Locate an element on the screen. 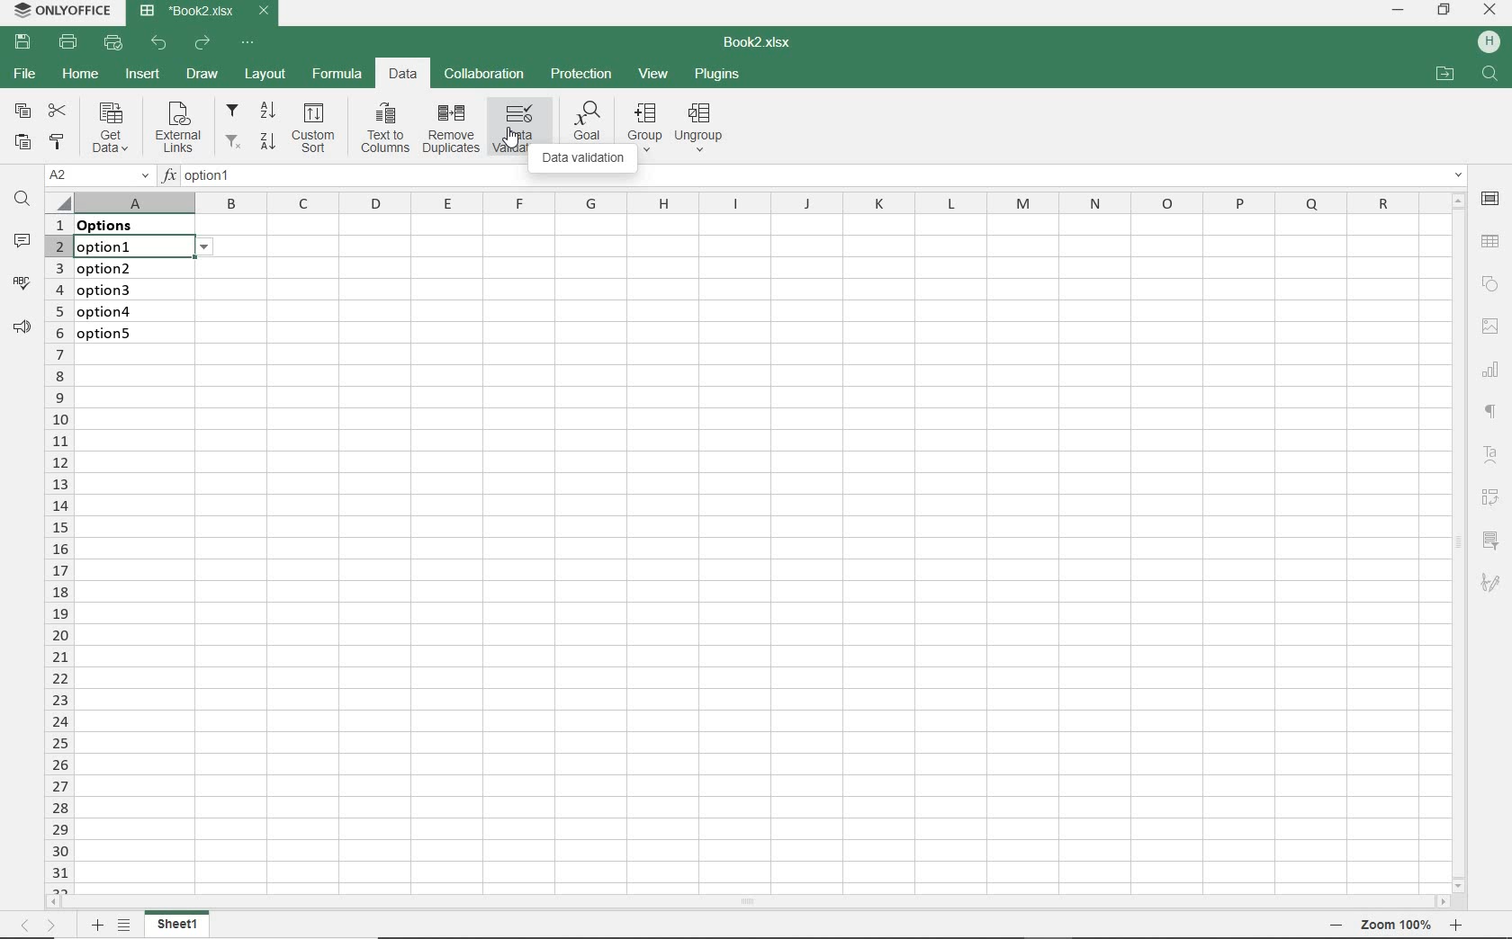  SCROLLBAR is located at coordinates (748, 900).